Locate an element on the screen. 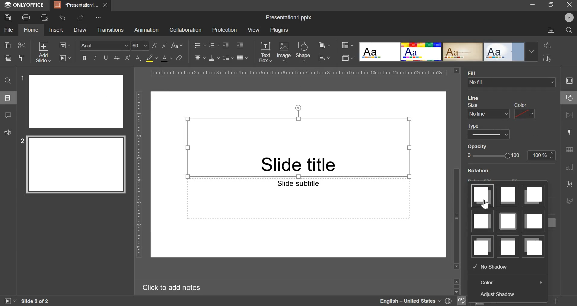 This screenshot has height=306, width=577. tab 1 is located at coordinates (77, 5).